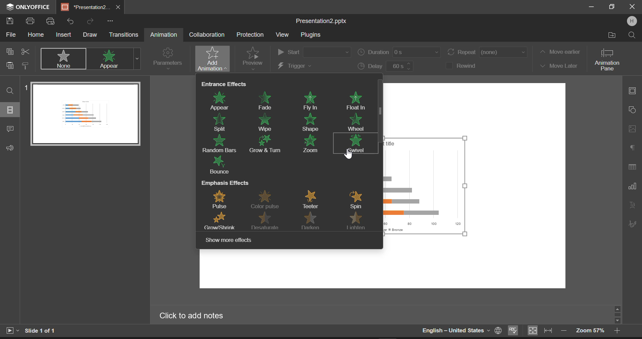 This screenshot has height=339, width=642. I want to click on Fade, so click(265, 100).